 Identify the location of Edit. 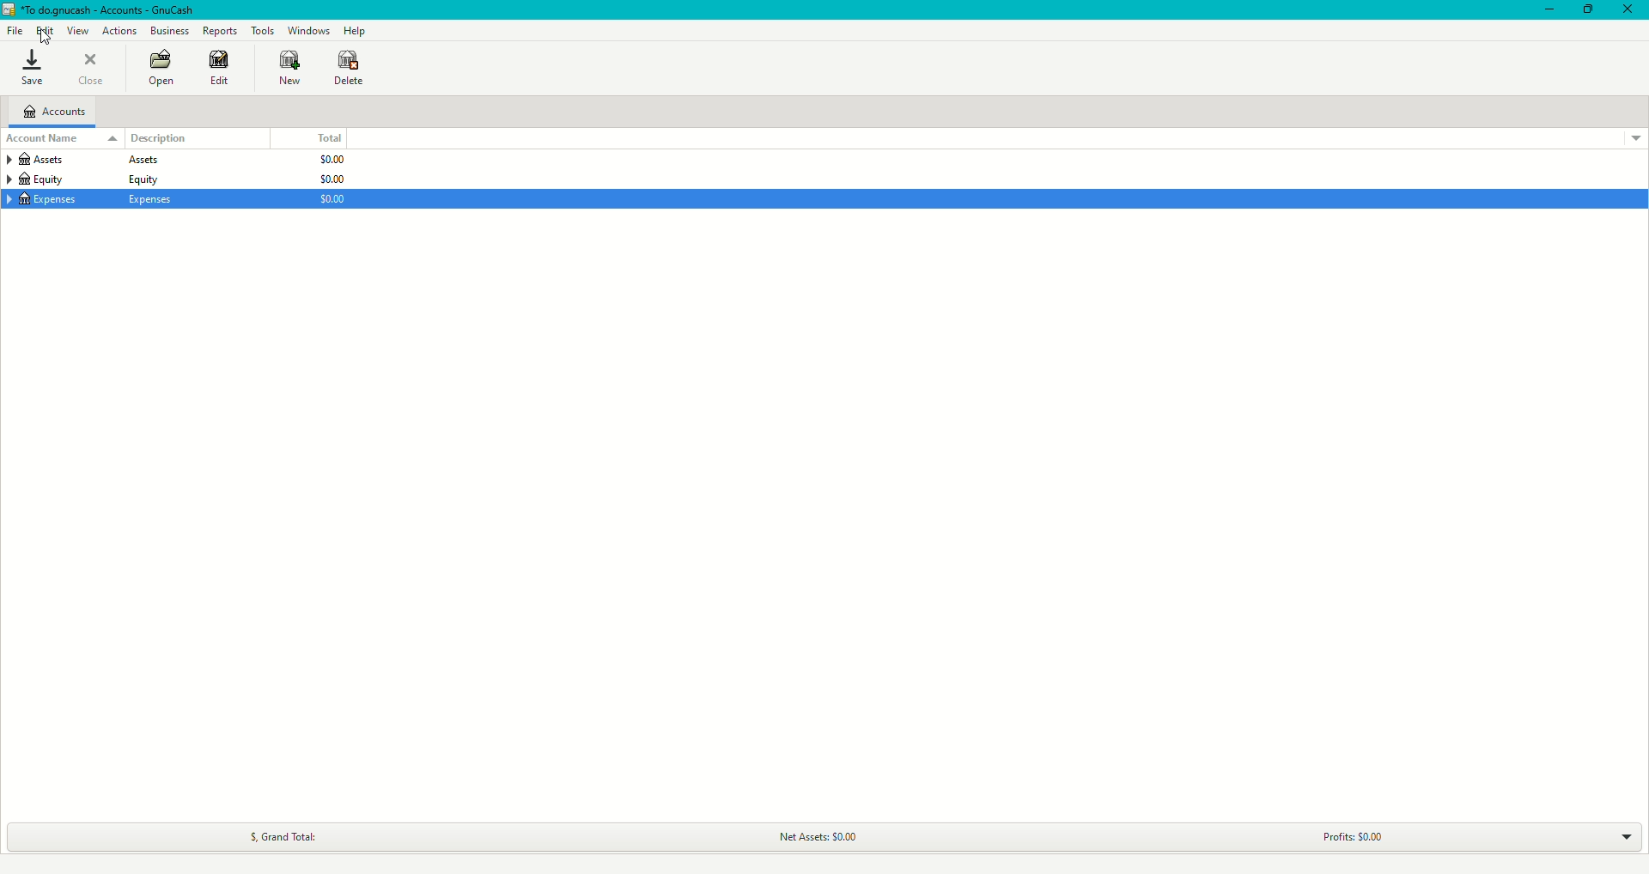
(43, 30).